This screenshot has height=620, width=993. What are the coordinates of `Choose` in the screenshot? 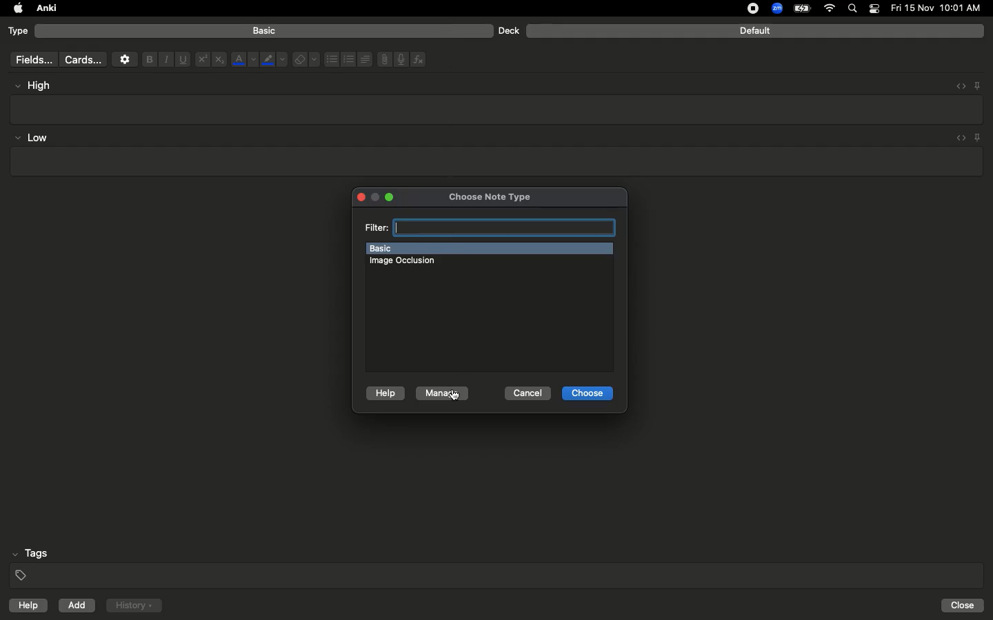 It's located at (588, 393).